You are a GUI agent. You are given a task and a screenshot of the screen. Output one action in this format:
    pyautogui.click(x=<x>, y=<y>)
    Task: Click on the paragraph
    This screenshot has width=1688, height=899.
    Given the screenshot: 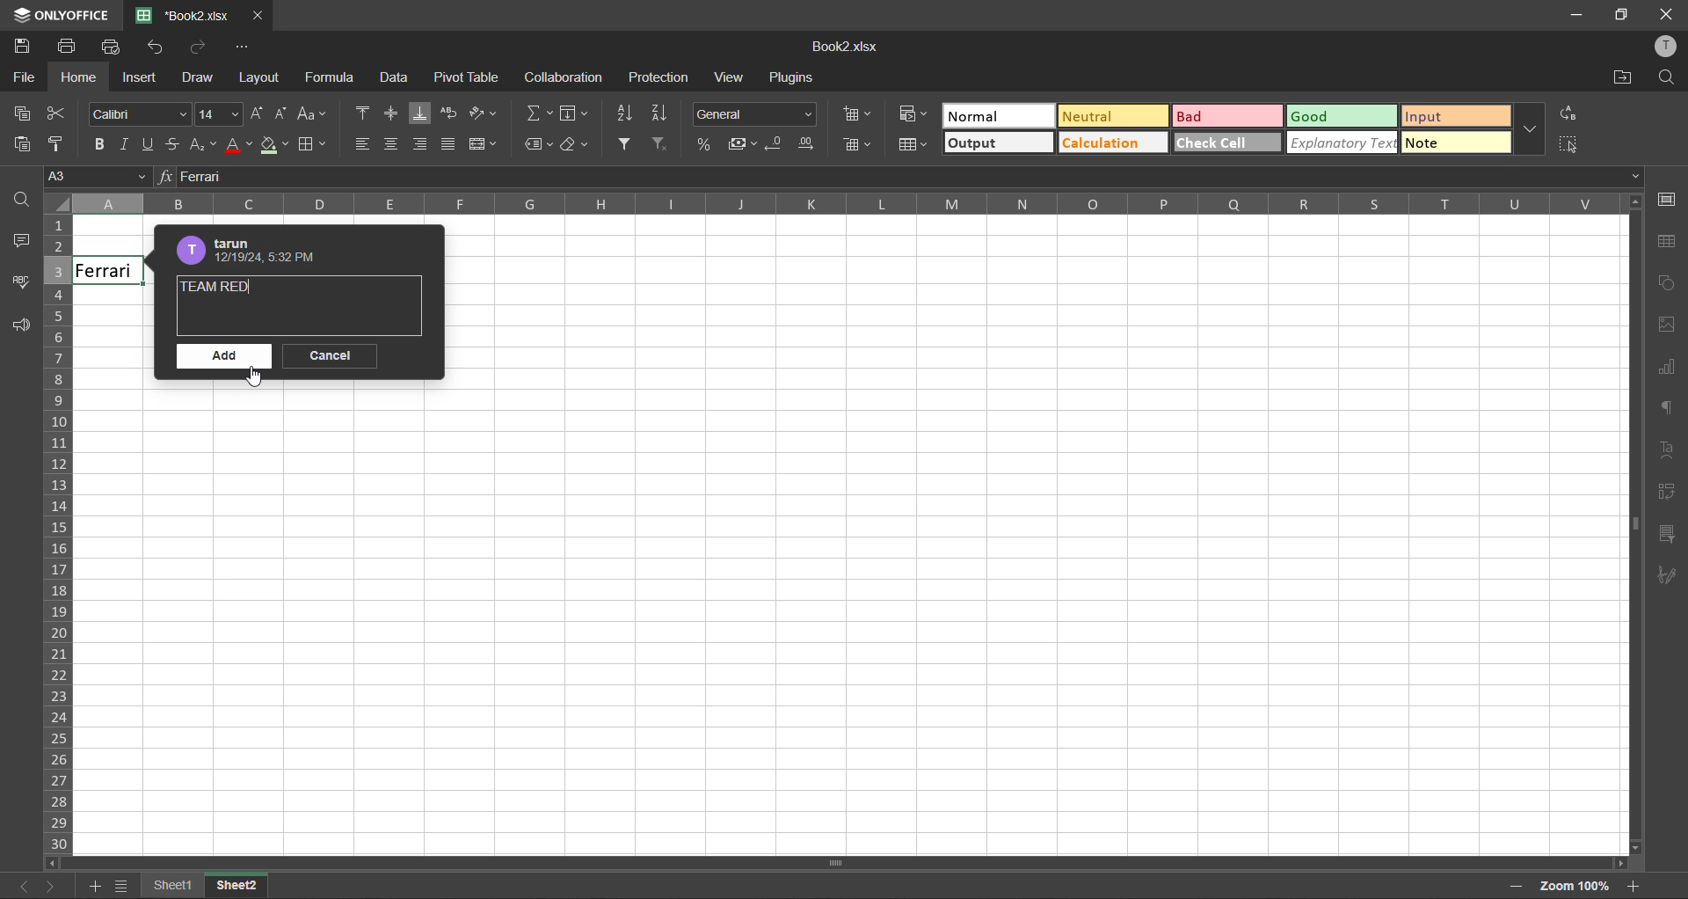 What is the action you would take?
    pyautogui.click(x=1671, y=410)
    